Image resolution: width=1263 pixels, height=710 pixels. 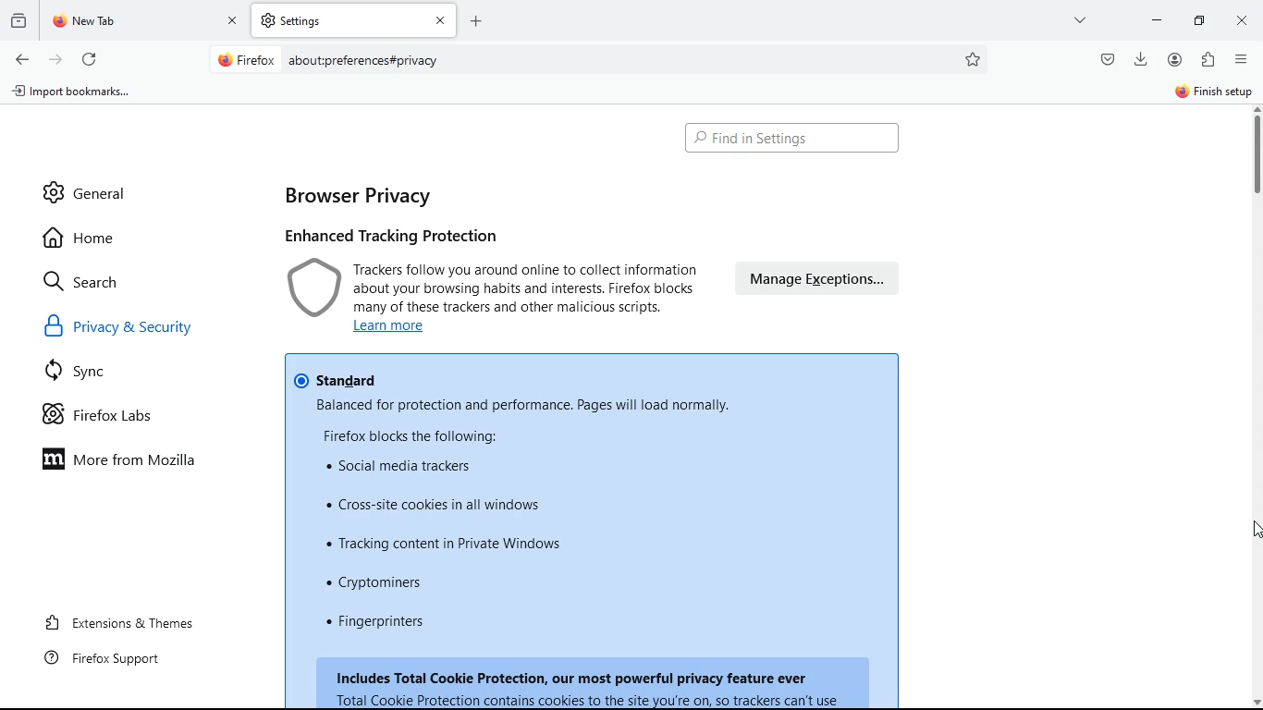 I want to click on Add new Tab, so click(x=476, y=20).